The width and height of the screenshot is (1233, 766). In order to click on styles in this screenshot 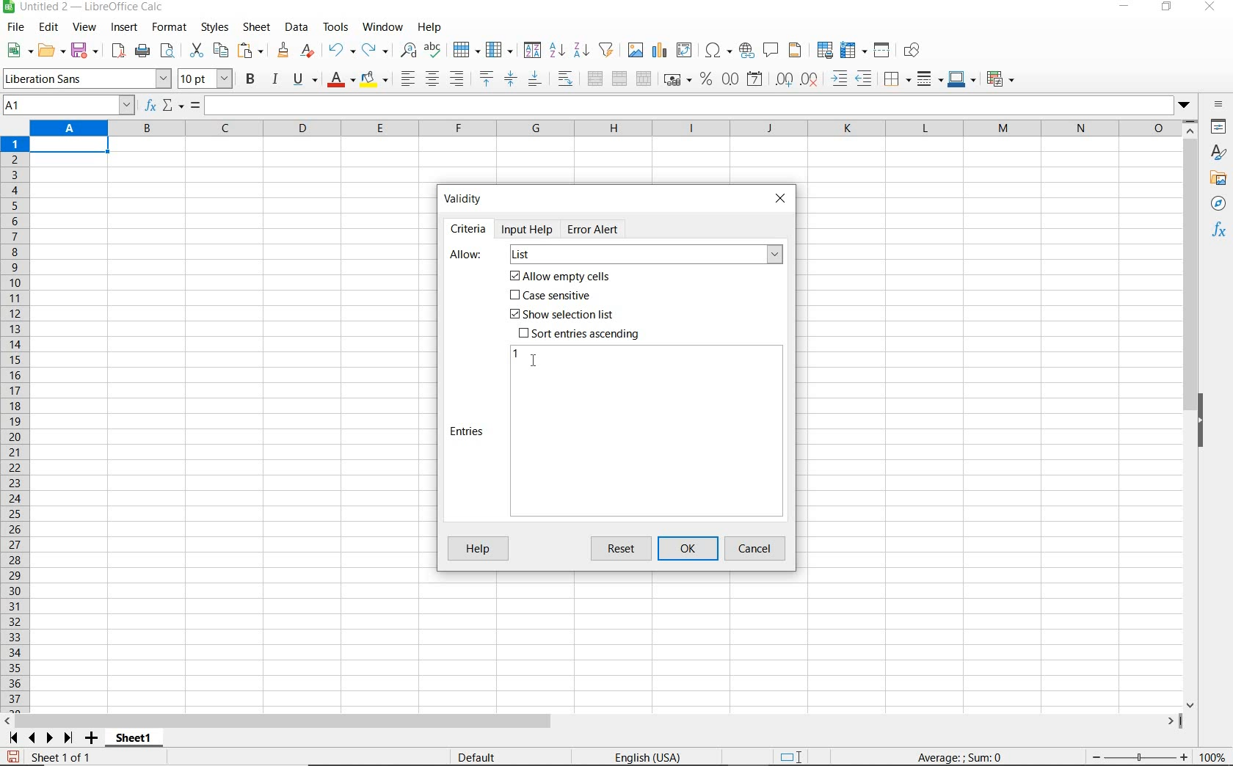, I will do `click(1219, 154)`.